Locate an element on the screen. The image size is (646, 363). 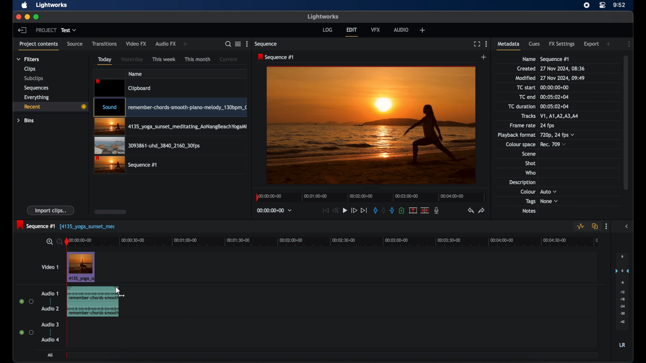
log is located at coordinates (327, 30).